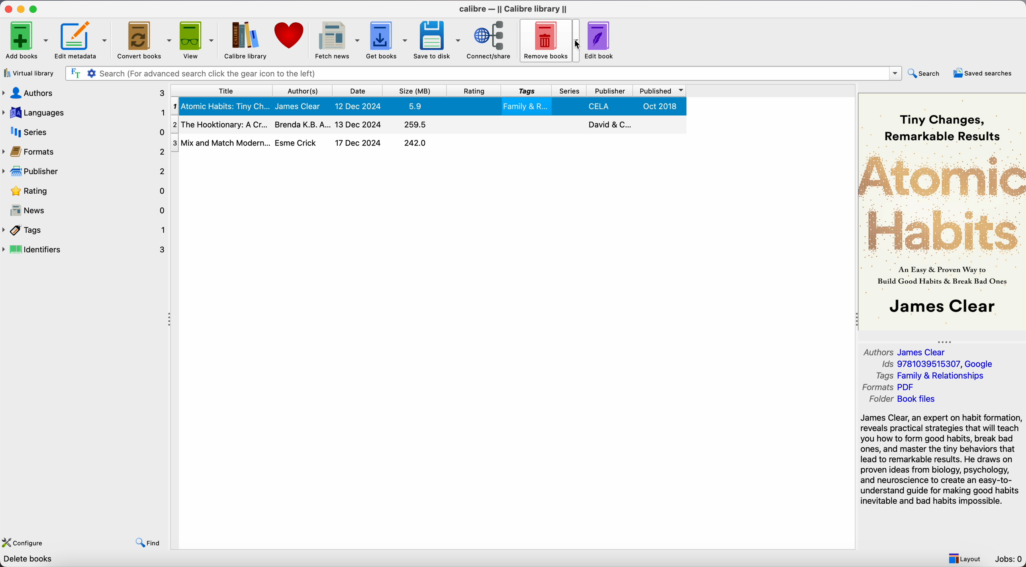  Describe the element at coordinates (661, 91) in the screenshot. I see `published` at that location.